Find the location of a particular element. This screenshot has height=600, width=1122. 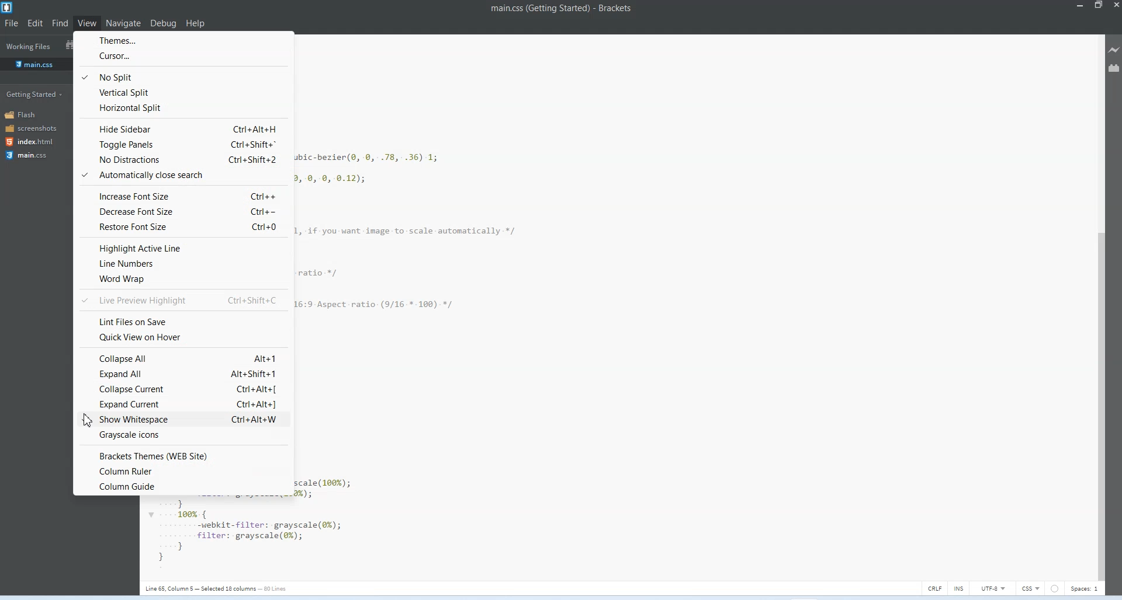

Edit is located at coordinates (35, 22).